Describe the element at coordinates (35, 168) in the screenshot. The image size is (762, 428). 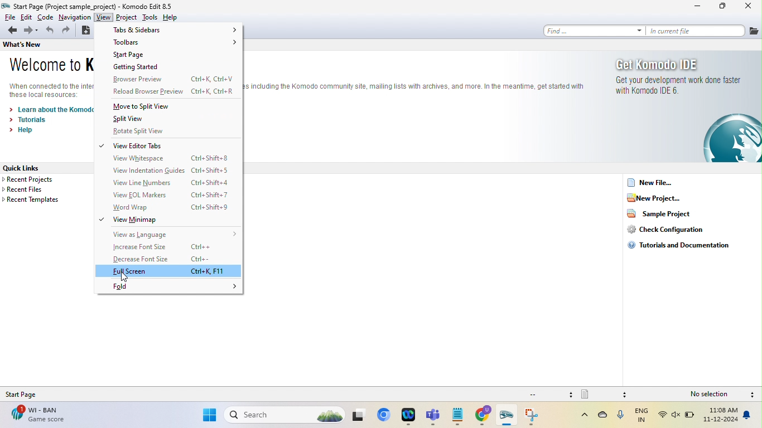
I see `quick links` at that location.